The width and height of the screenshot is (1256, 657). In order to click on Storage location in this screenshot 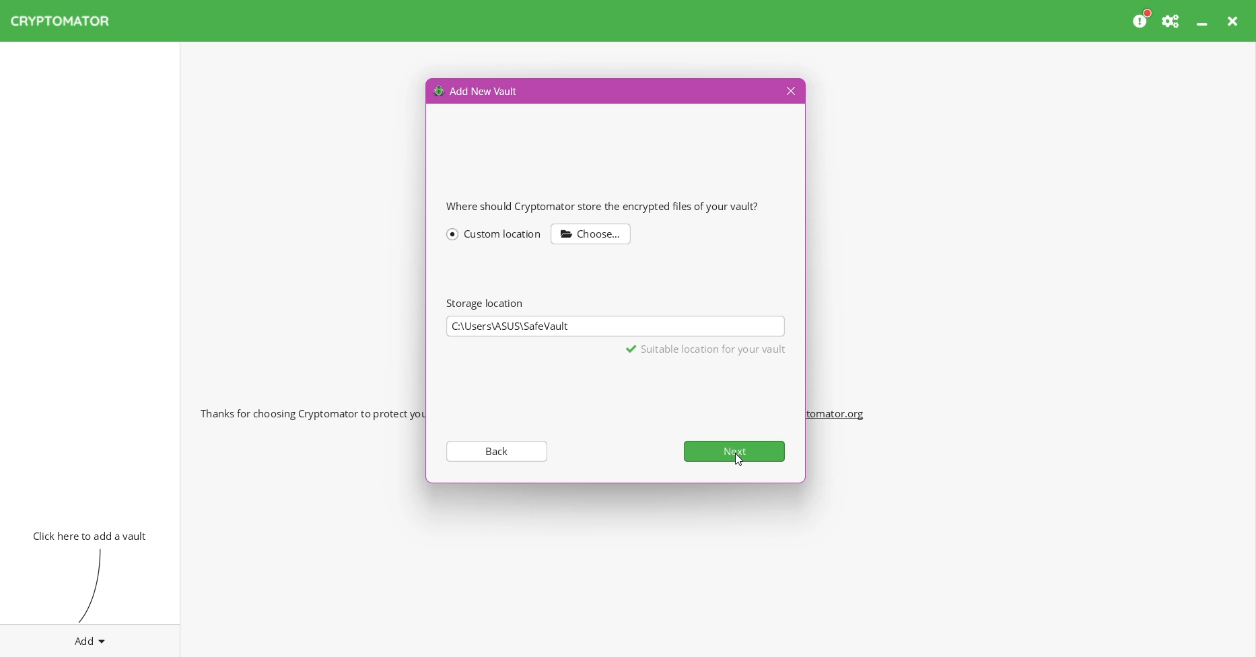, I will do `click(484, 303)`.